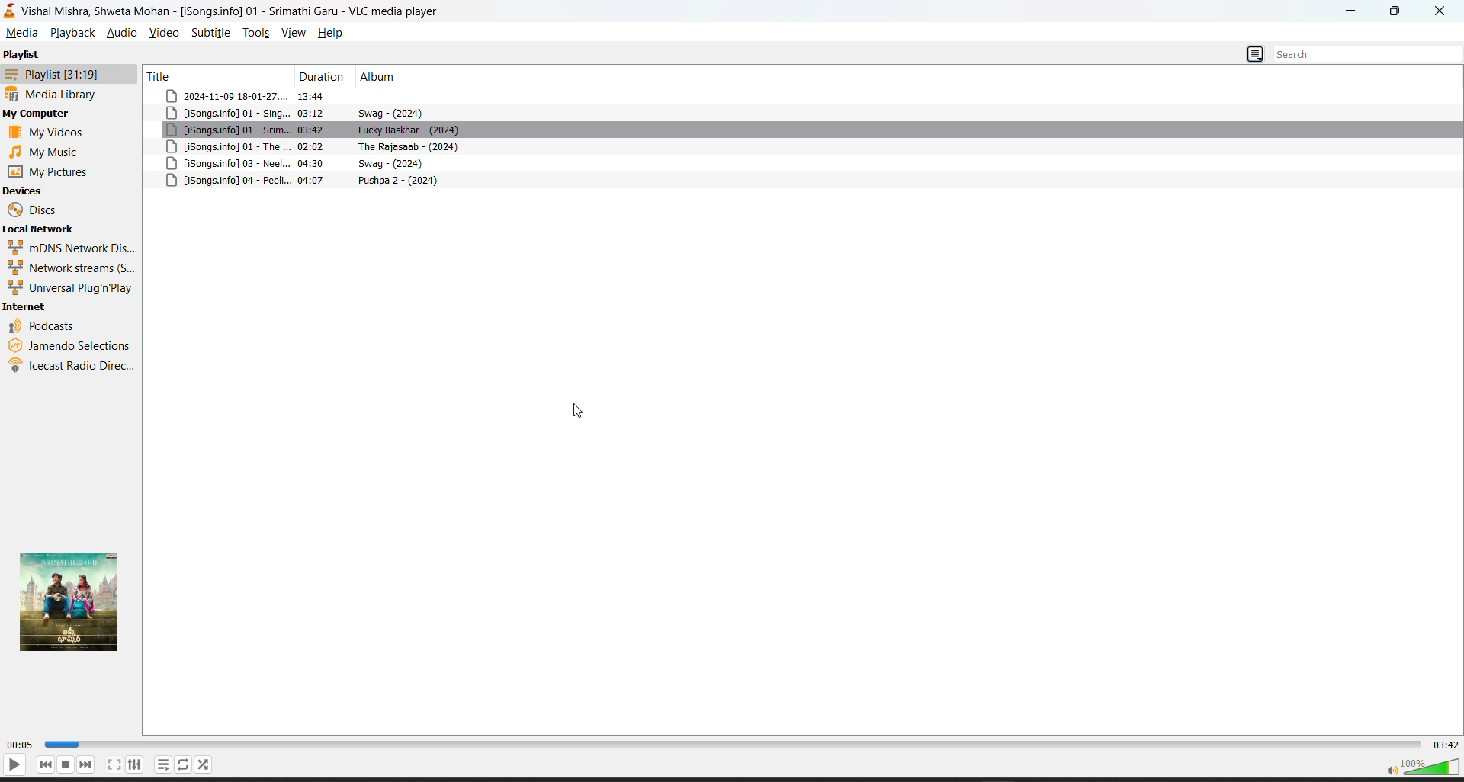 The height and width of the screenshot is (782, 1464). What do you see at coordinates (73, 32) in the screenshot?
I see `playback` at bounding box center [73, 32].